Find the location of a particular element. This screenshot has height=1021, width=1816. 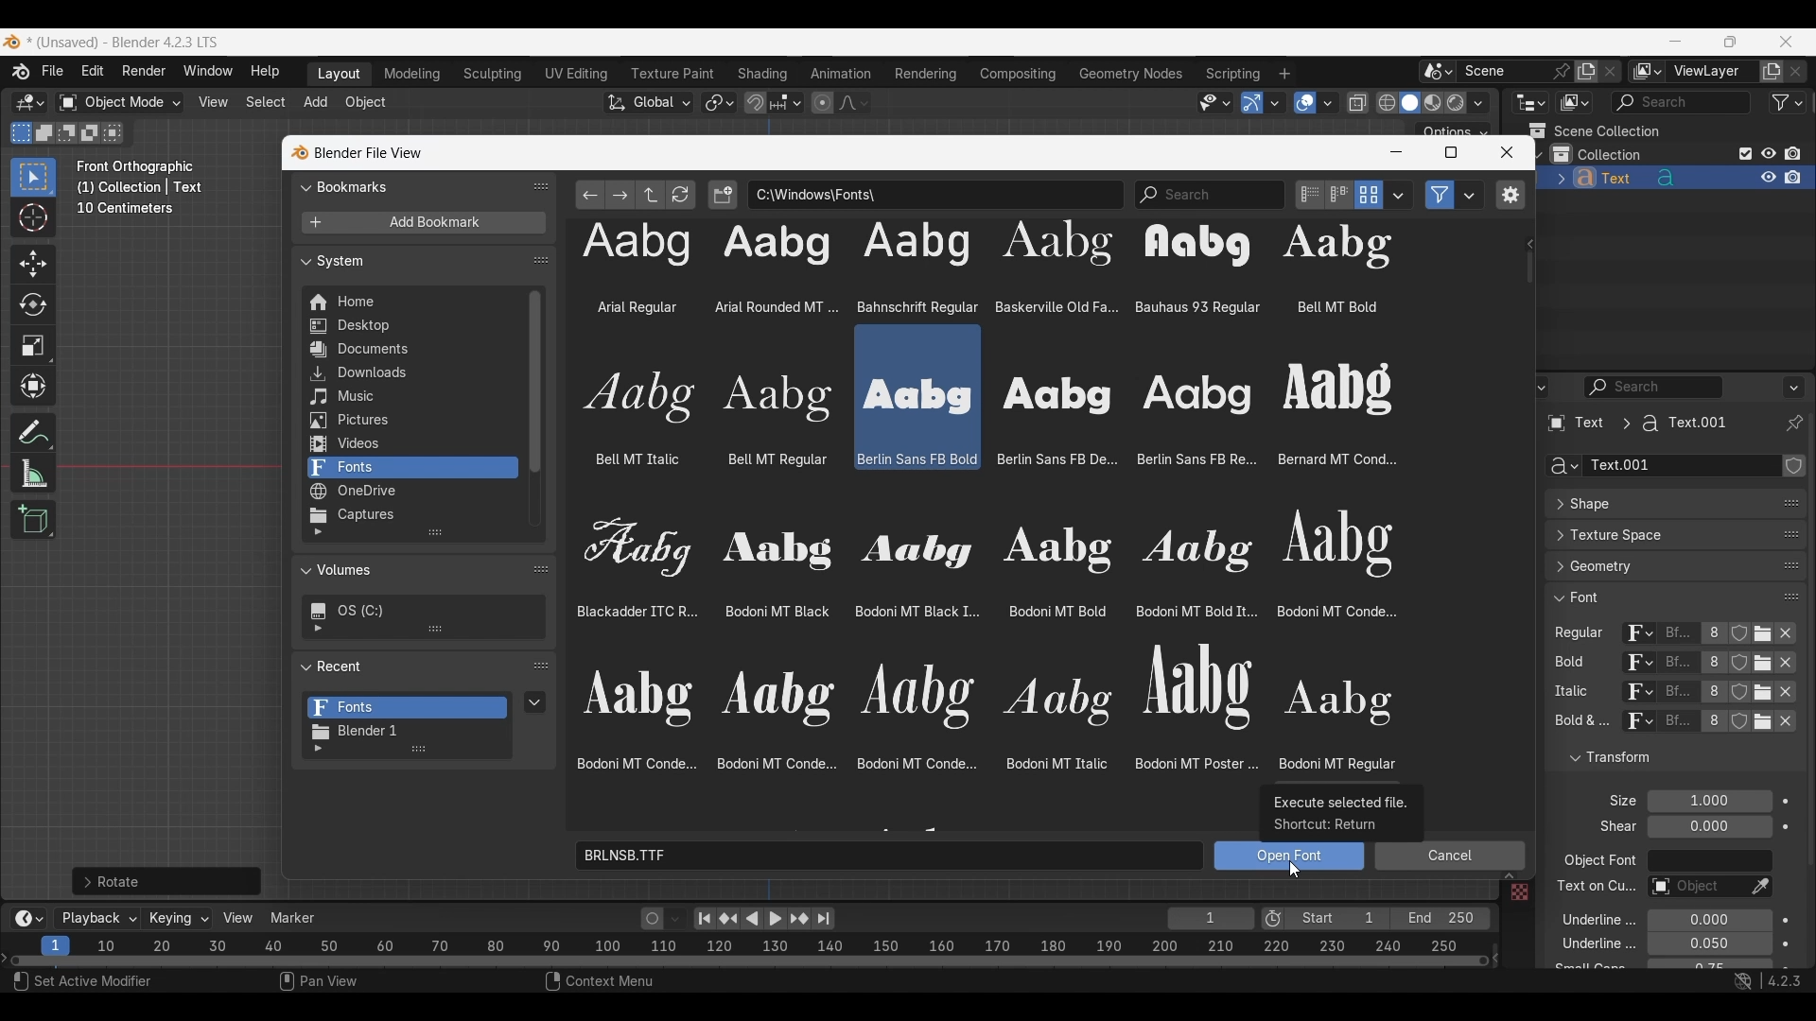

Gizmos is located at coordinates (1275, 102).